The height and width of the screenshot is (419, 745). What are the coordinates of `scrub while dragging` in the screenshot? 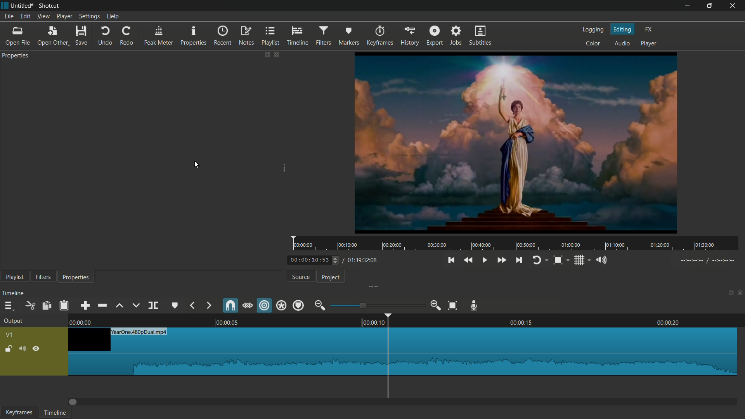 It's located at (248, 305).